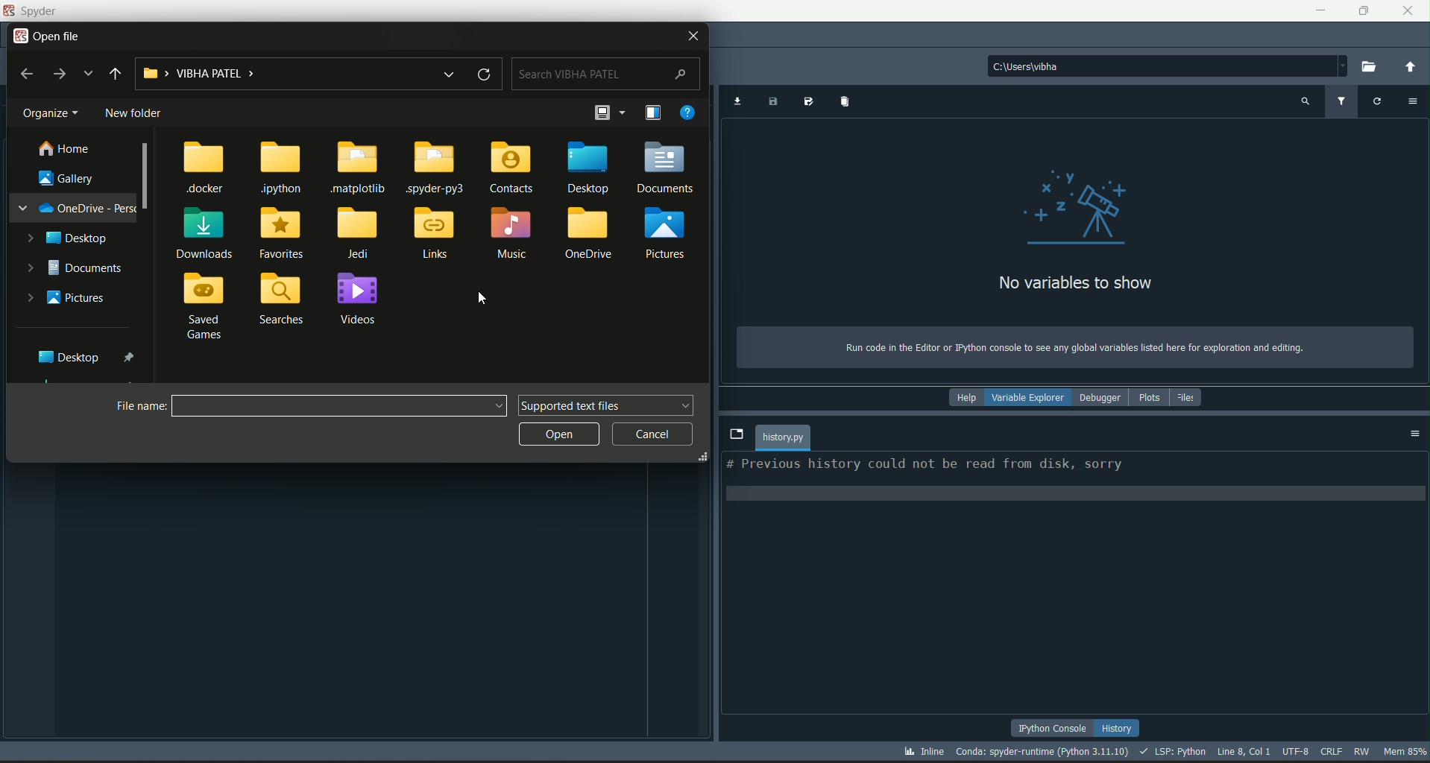 The width and height of the screenshot is (1430, 763). What do you see at coordinates (360, 299) in the screenshot?
I see `videos` at bounding box center [360, 299].